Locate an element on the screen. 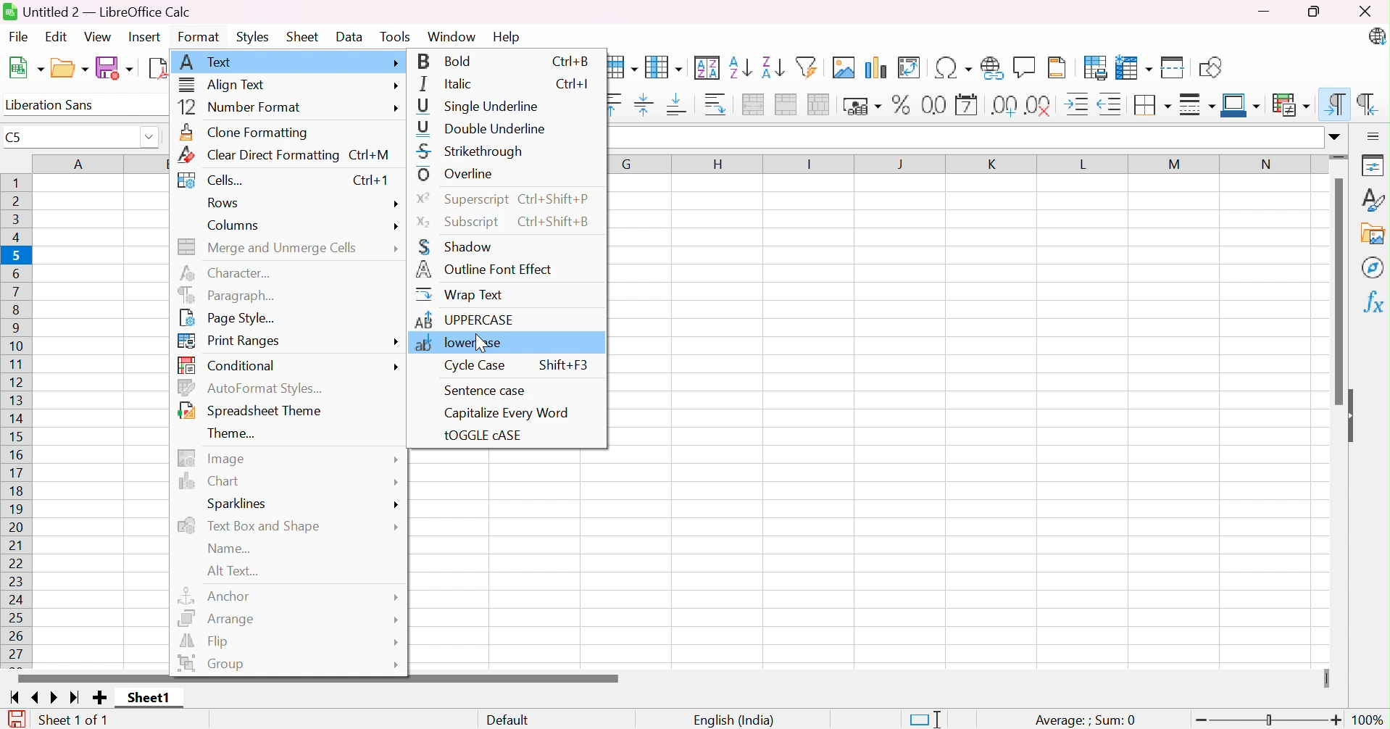 The width and height of the screenshot is (1390, 729). more is located at coordinates (395, 343).